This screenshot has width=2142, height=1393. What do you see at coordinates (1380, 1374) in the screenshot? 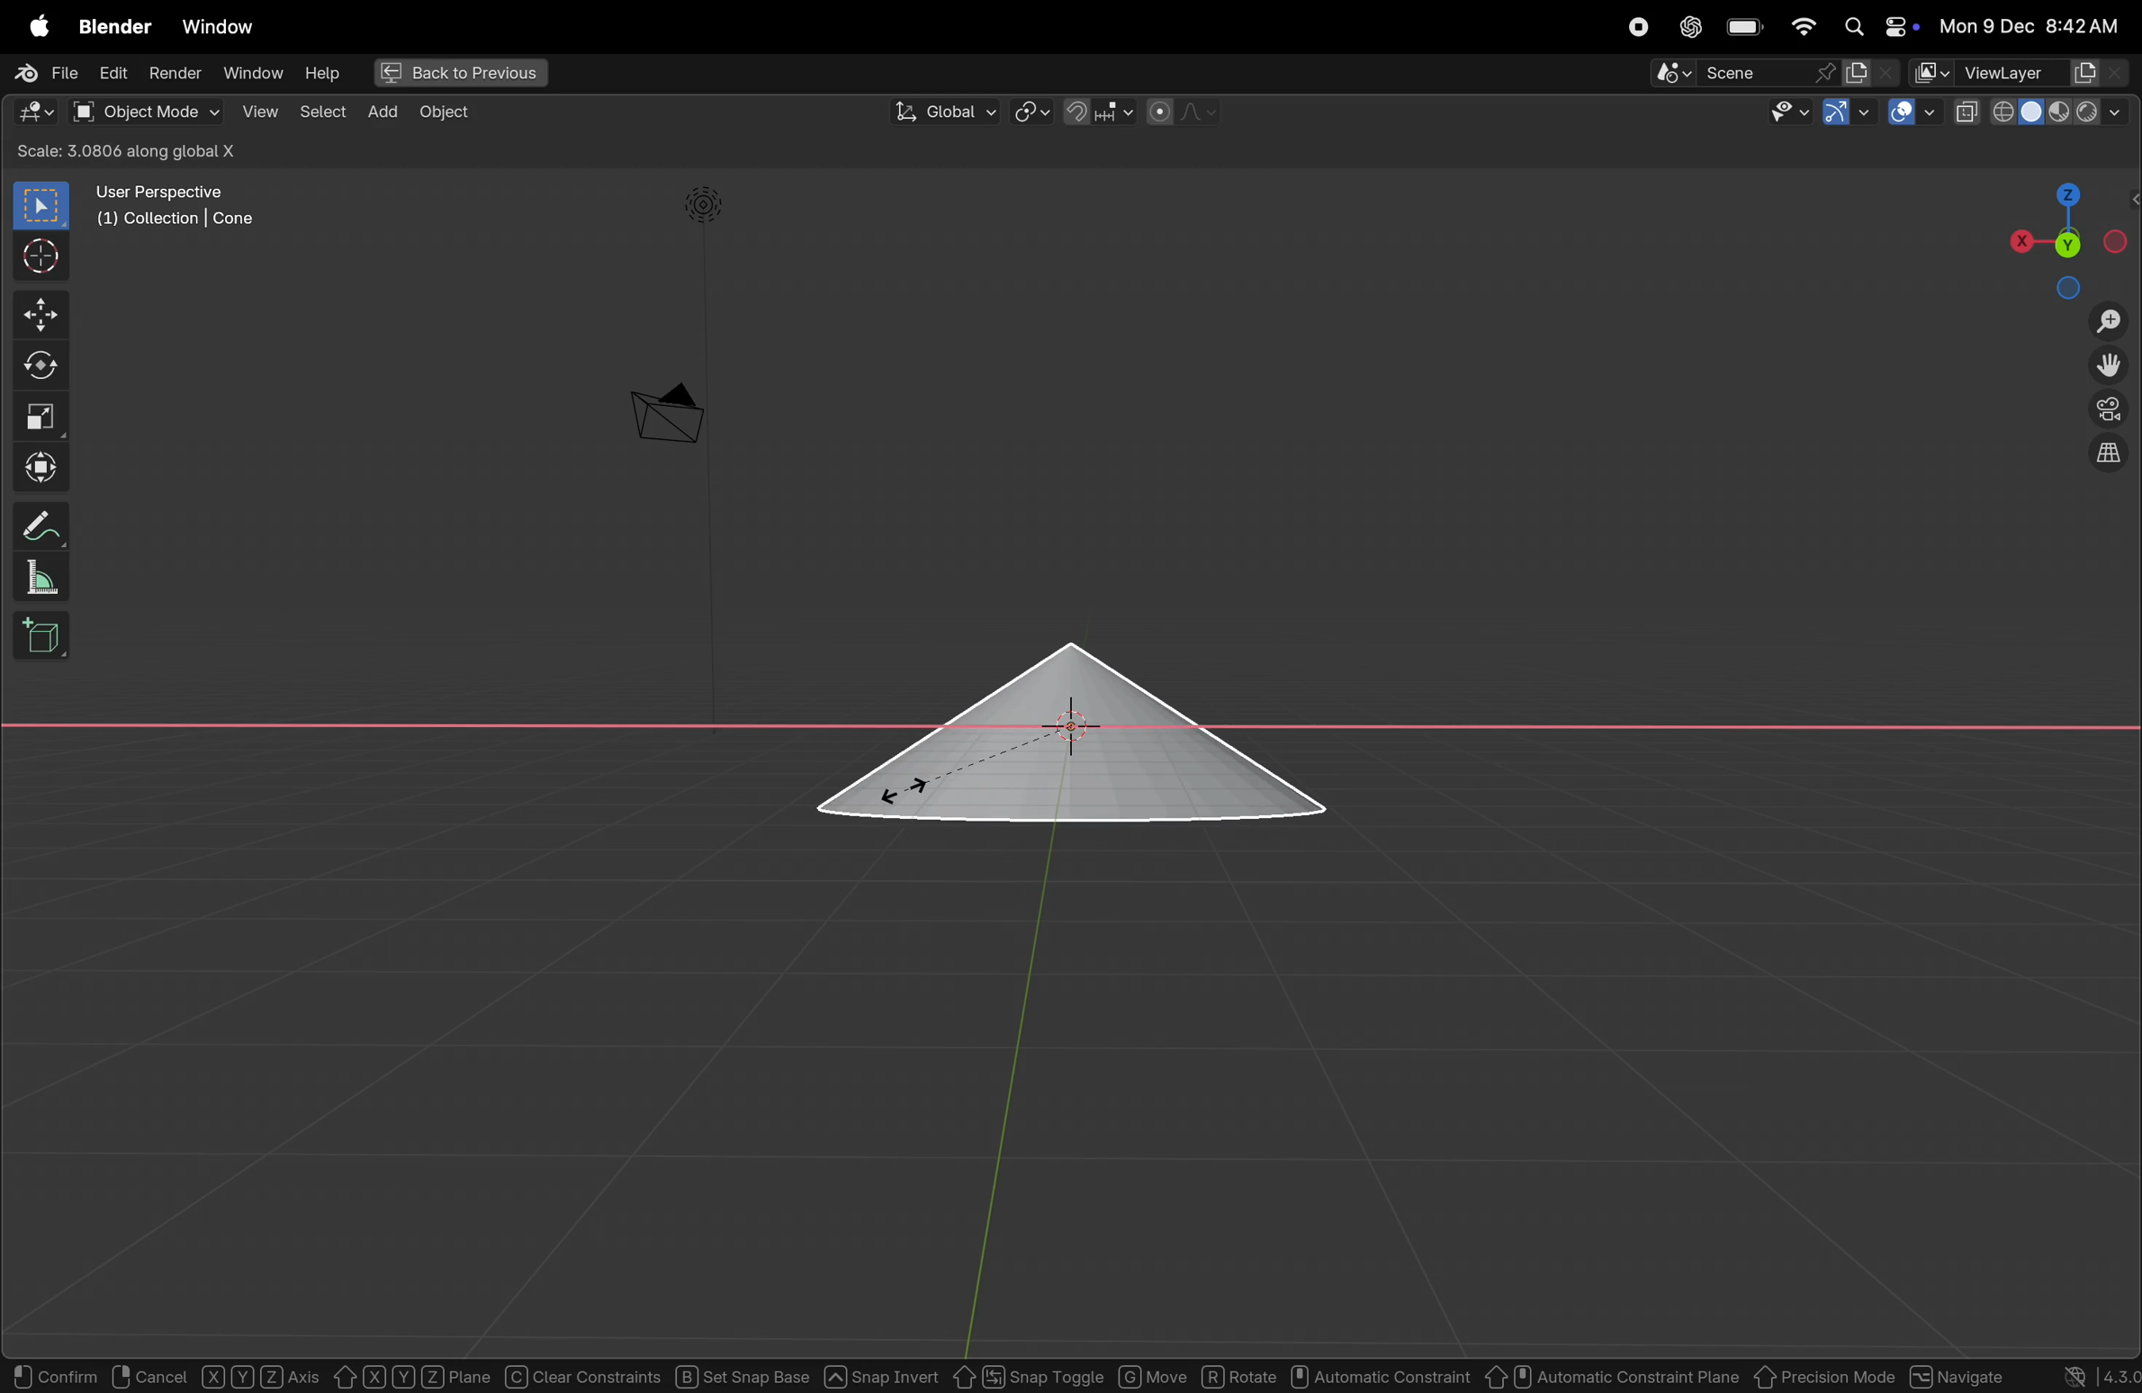
I see `automatic constraint` at bounding box center [1380, 1374].